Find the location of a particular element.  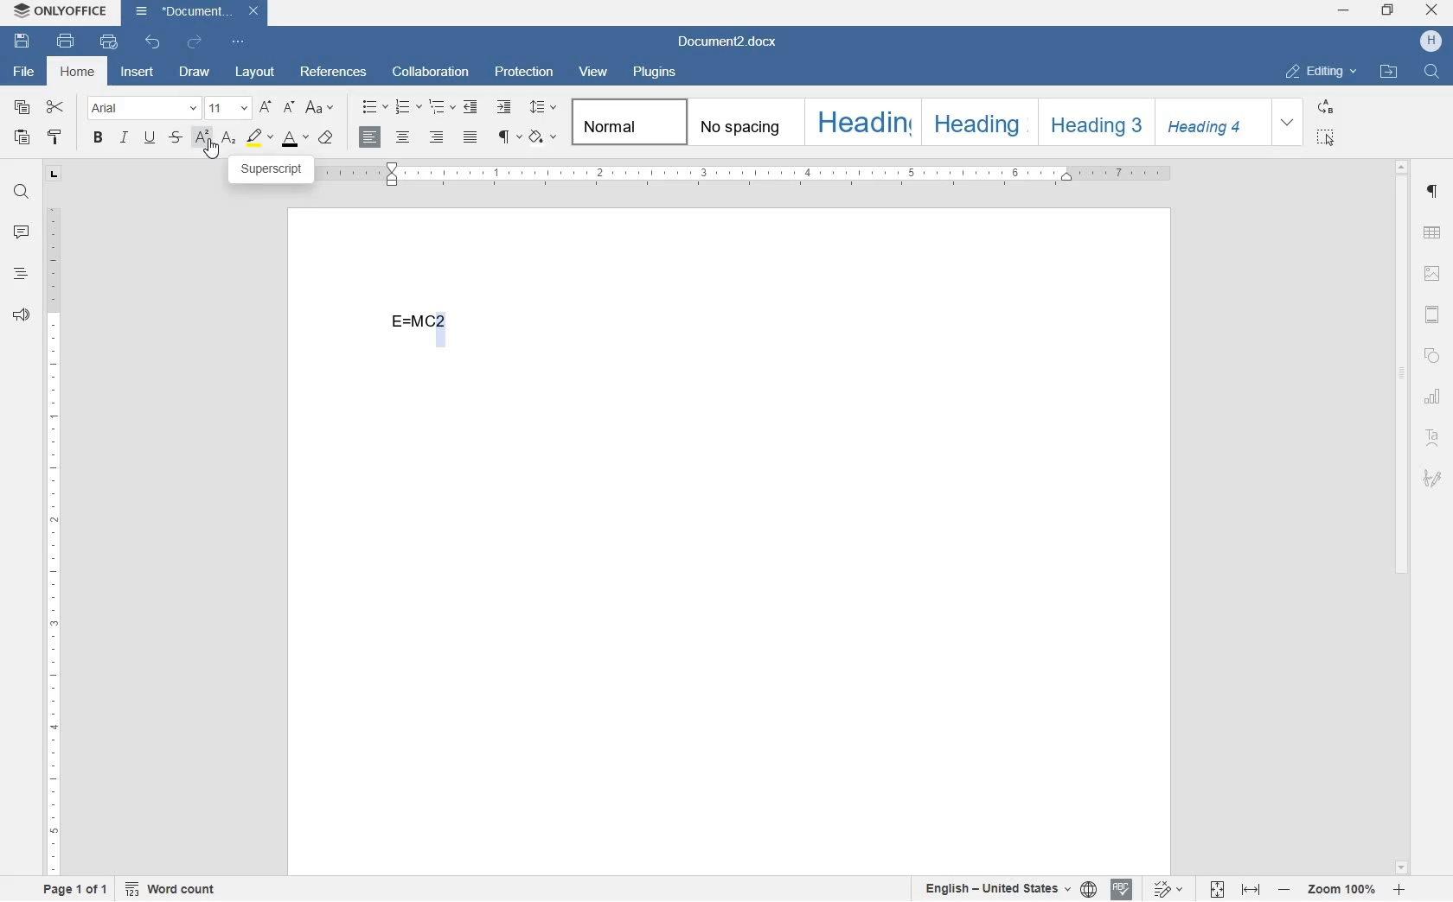

non printing characters is located at coordinates (508, 138).